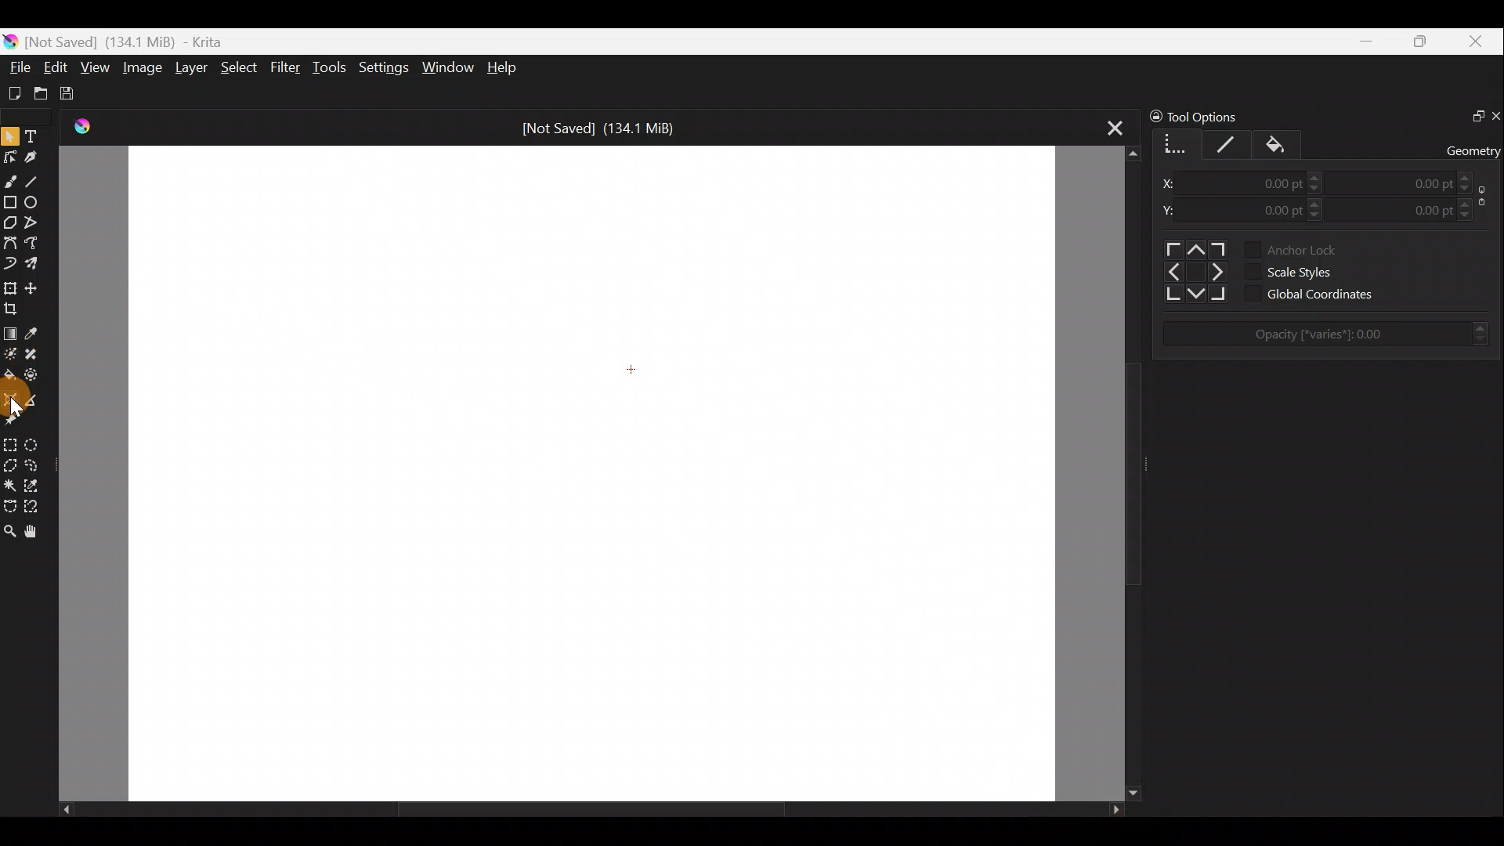 The image size is (1504, 846). I want to click on Calligraphy, so click(38, 154).